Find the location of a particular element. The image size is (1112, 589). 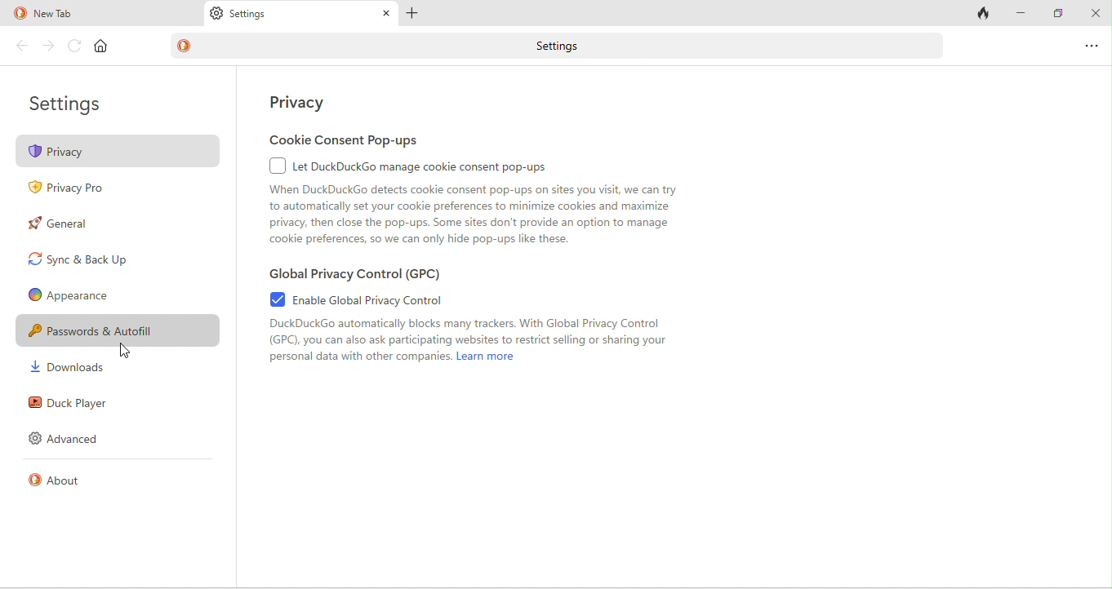

downloads is located at coordinates (72, 369).